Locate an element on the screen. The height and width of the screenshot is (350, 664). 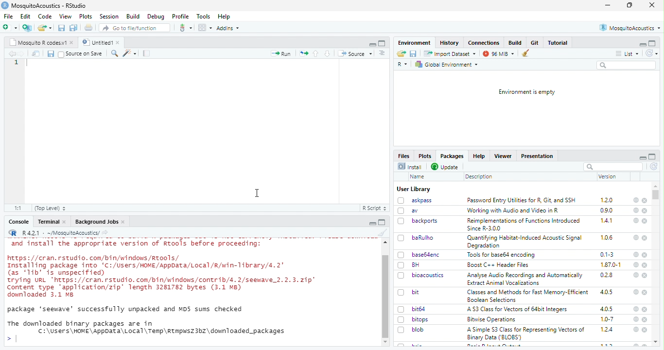
web is located at coordinates (637, 319).